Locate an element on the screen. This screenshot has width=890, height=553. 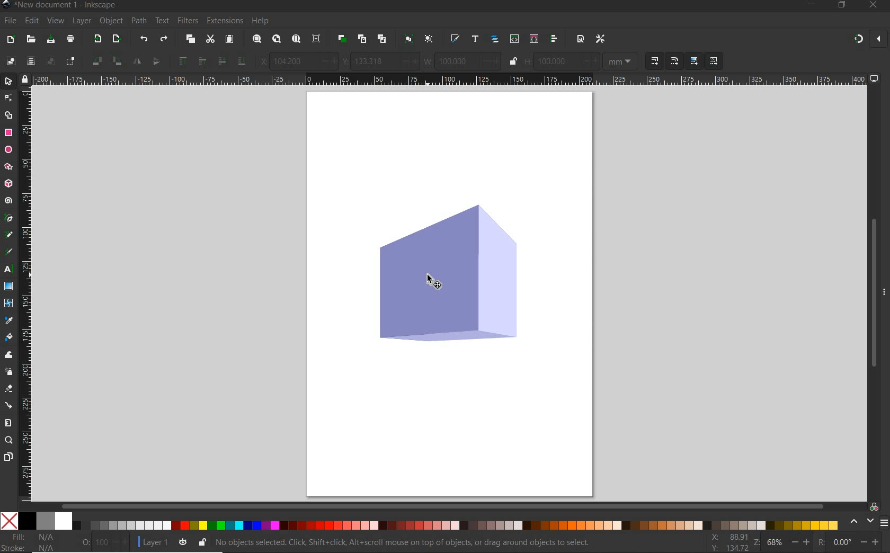
VERTICAL COORDINATE OF SELECTION is located at coordinates (345, 61).